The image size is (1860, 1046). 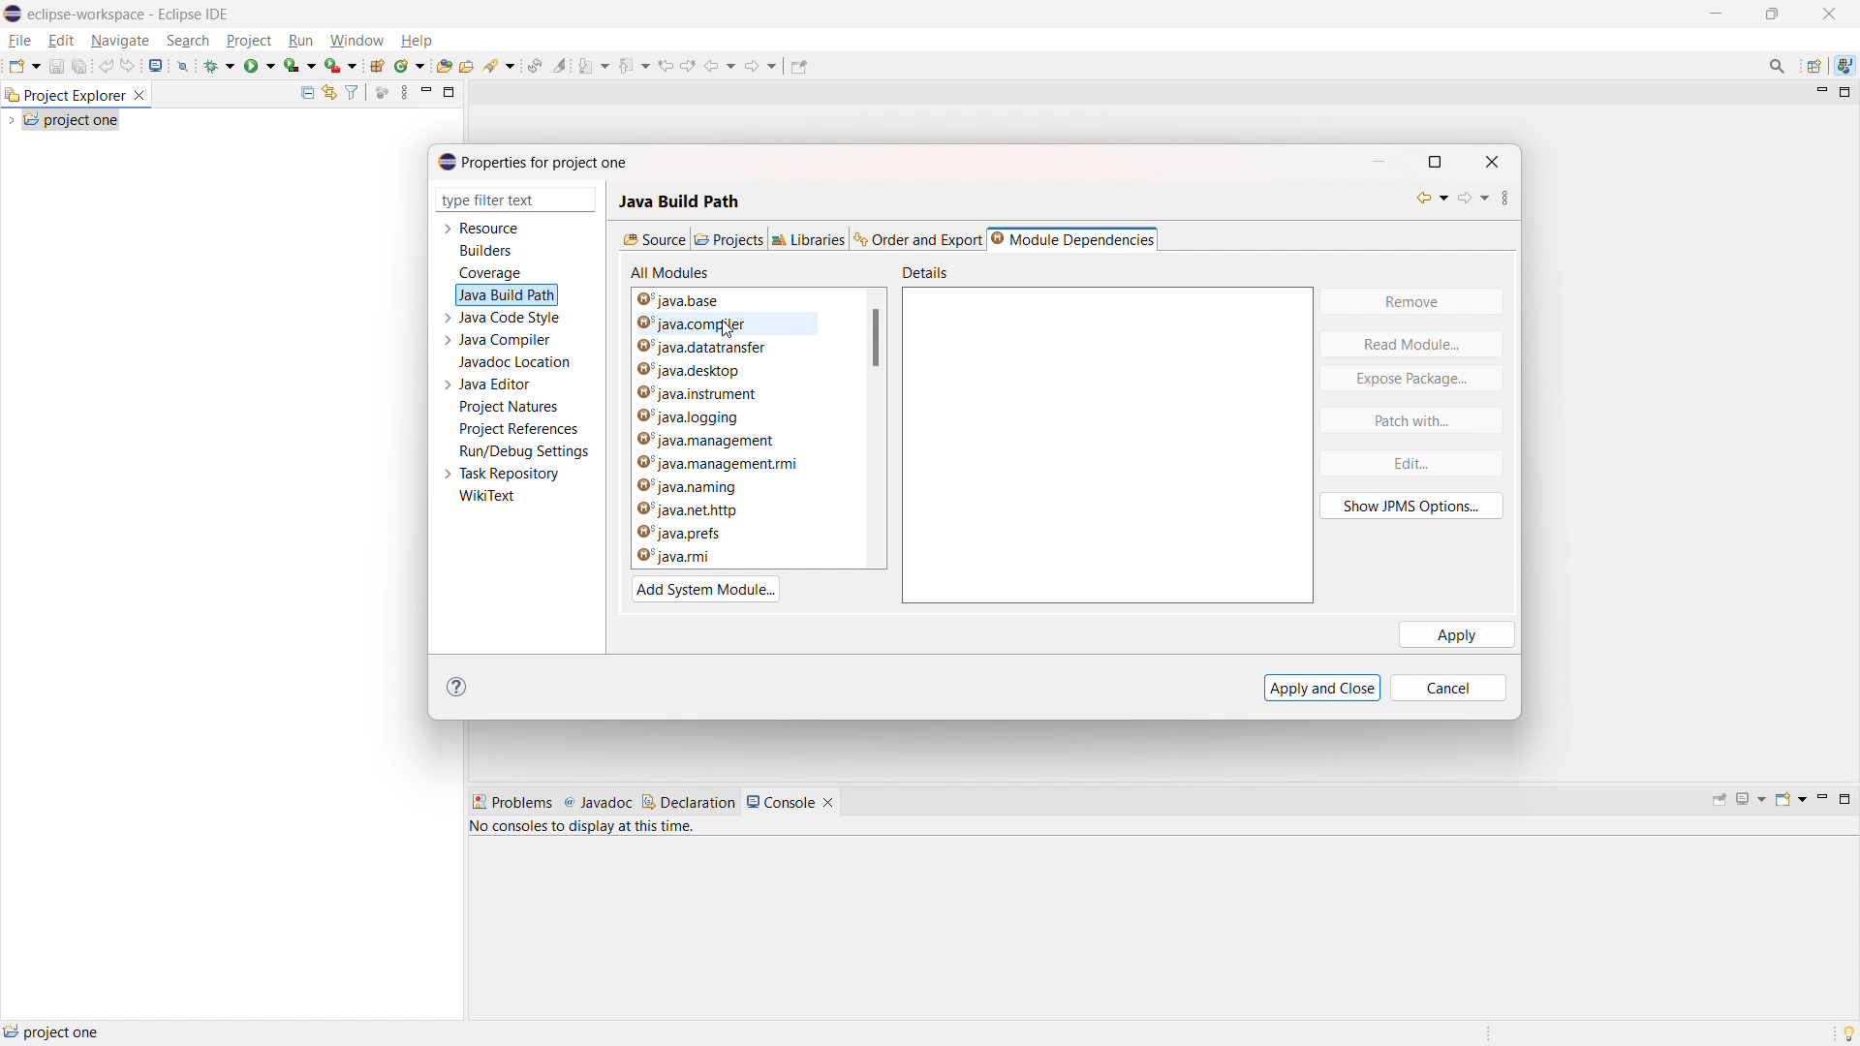 I want to click on properties for project one, so click(x=534, y=162).